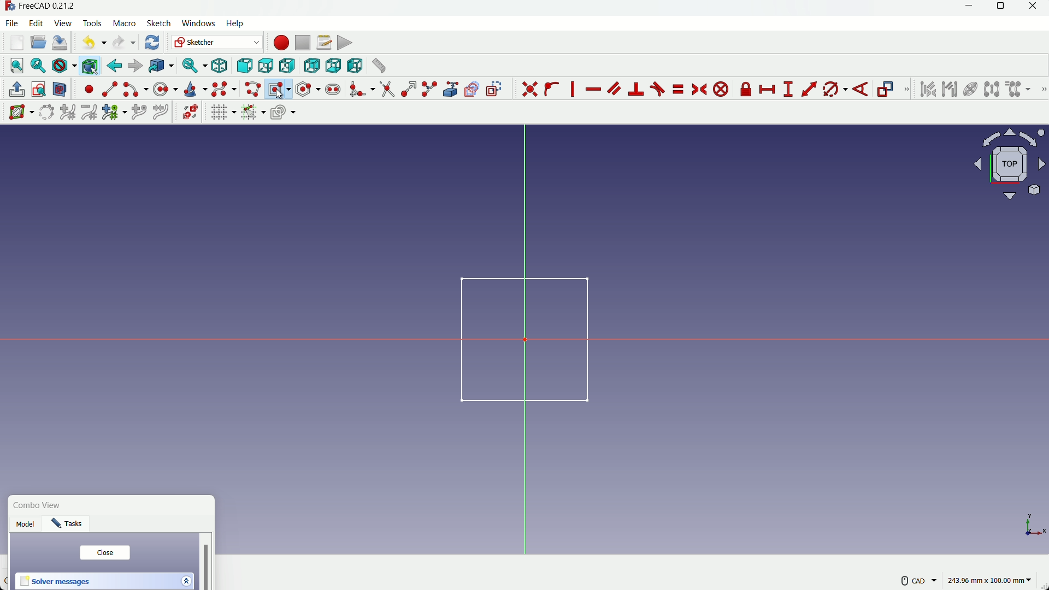 This screenshot has height=590, width=1049. I want to click on rotate or change view, so click(1010, 163).